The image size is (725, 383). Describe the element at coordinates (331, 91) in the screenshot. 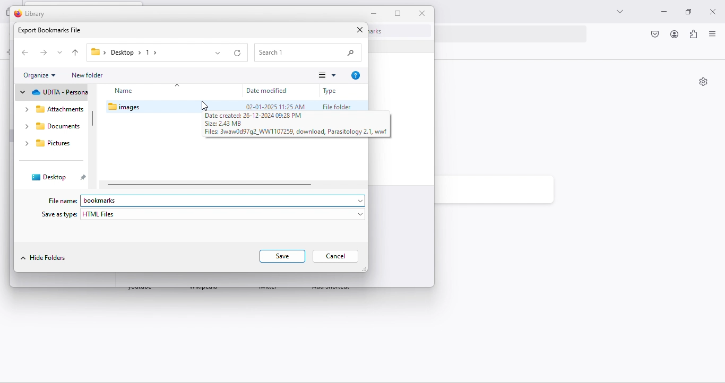

I see `type` at that location.